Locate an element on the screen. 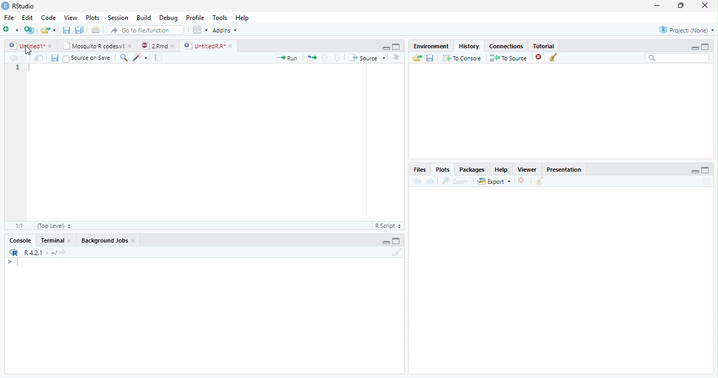 This screenshot has height=378, width=718. Create a project is located at coordinates (29, 30).